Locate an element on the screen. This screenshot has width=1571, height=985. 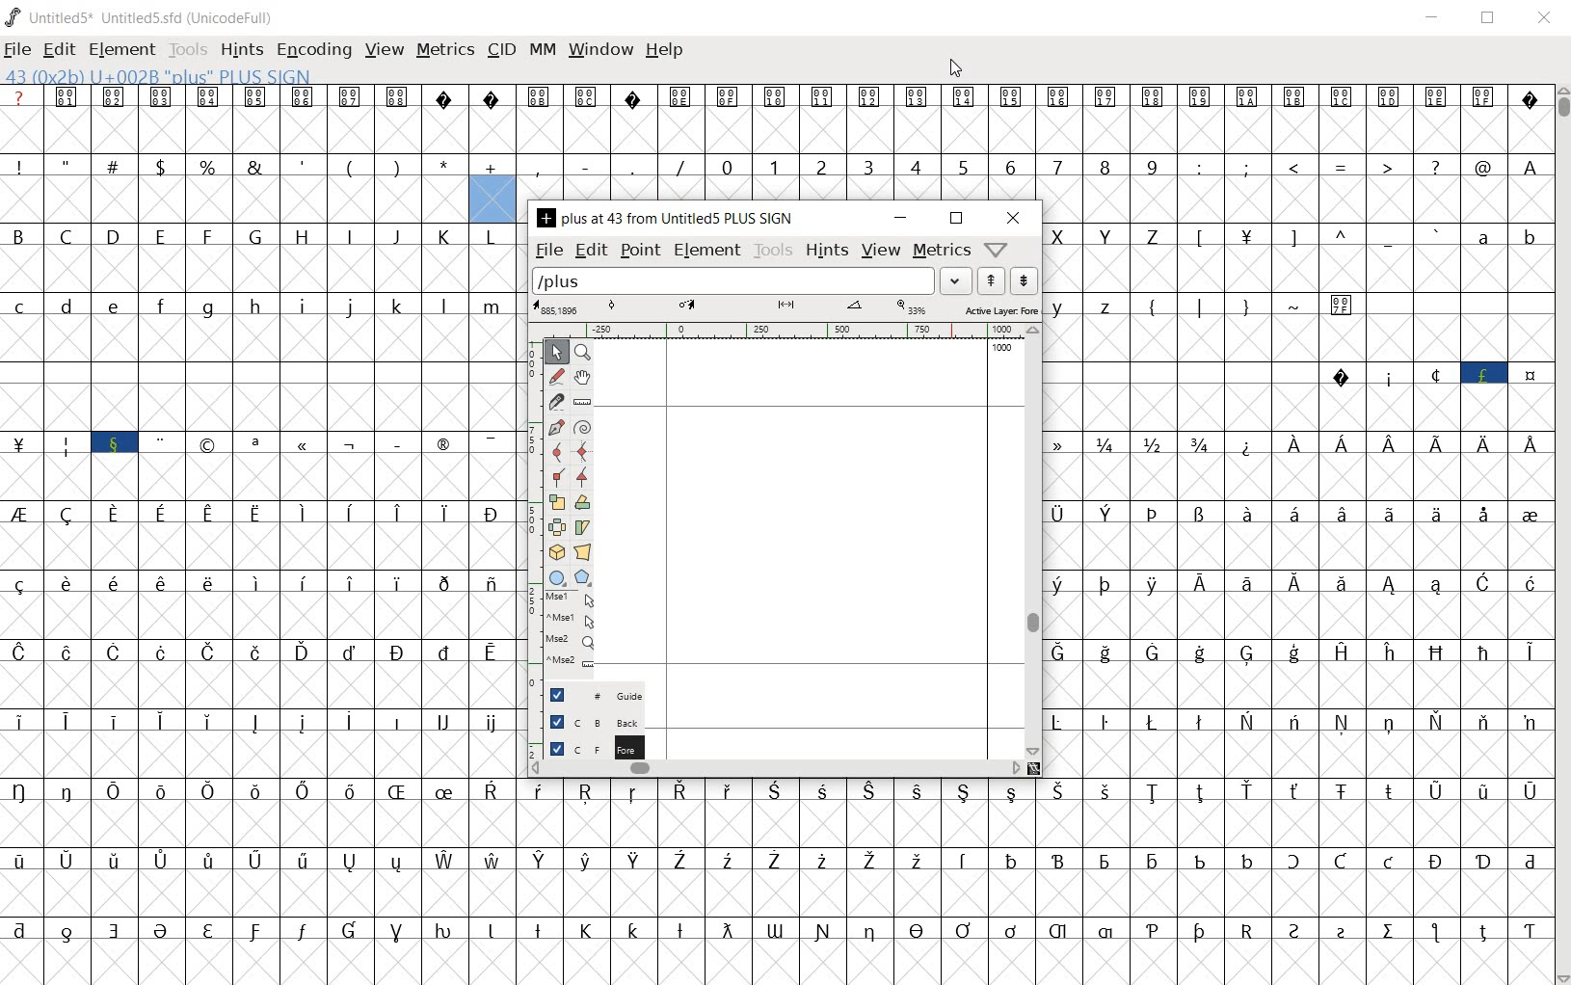
 is located at coordinates (467, 744).